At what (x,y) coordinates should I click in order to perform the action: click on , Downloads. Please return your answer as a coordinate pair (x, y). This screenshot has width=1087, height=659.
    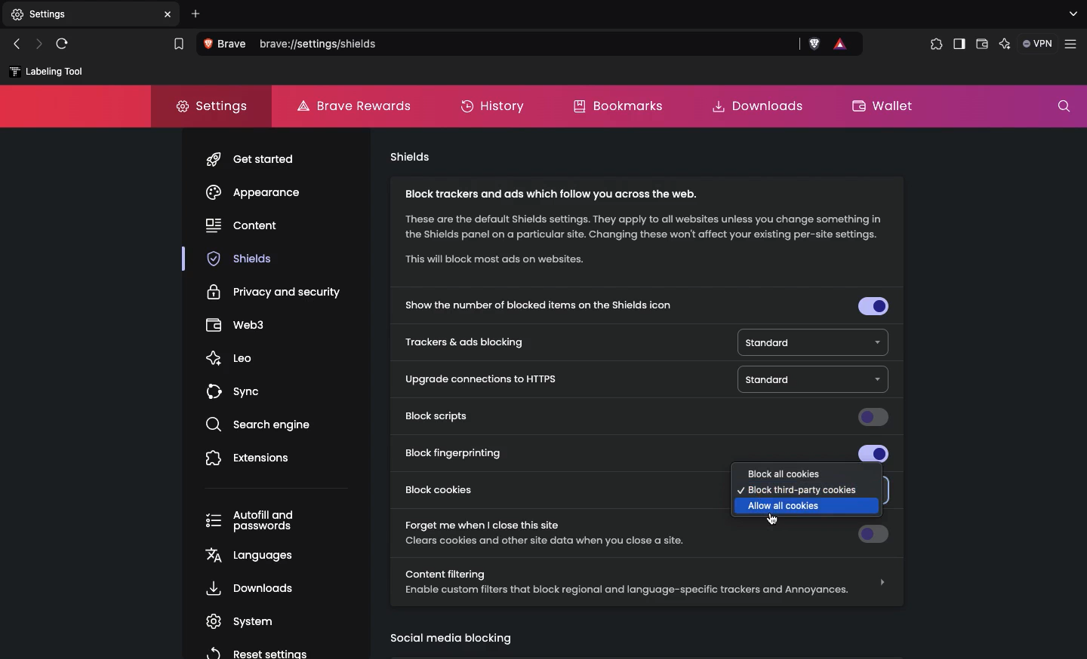
    Looking at the image, I should click on (248, 590).